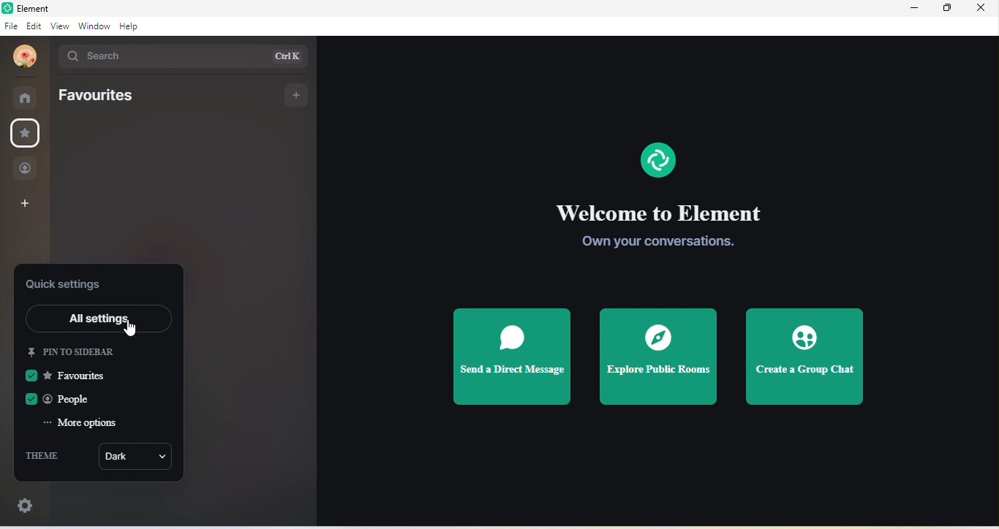 The image size is (999, 529). What do you see at coordinates (50, 56) in the screenshot?
I see `drop down` at bounding box center [50, 56].